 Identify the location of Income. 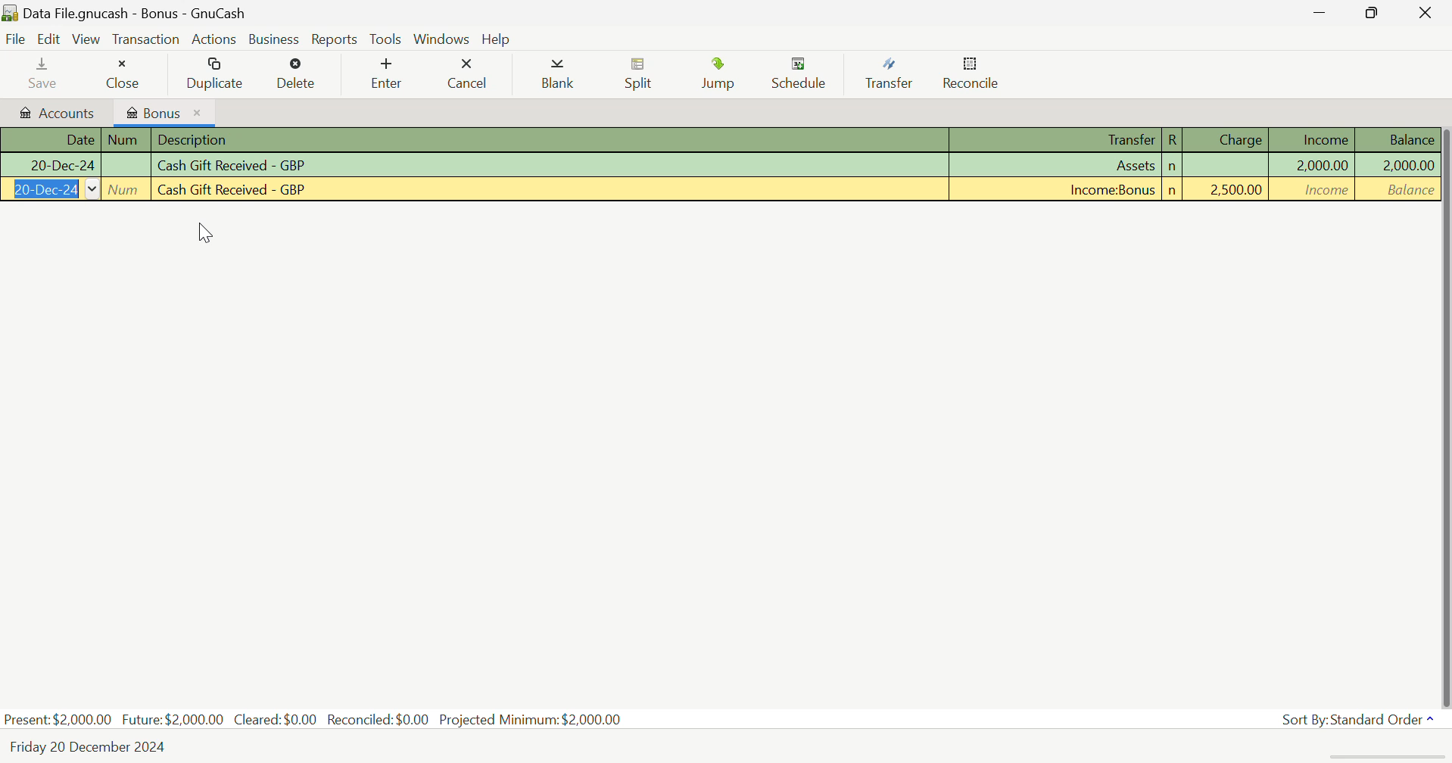
(1315, 165).